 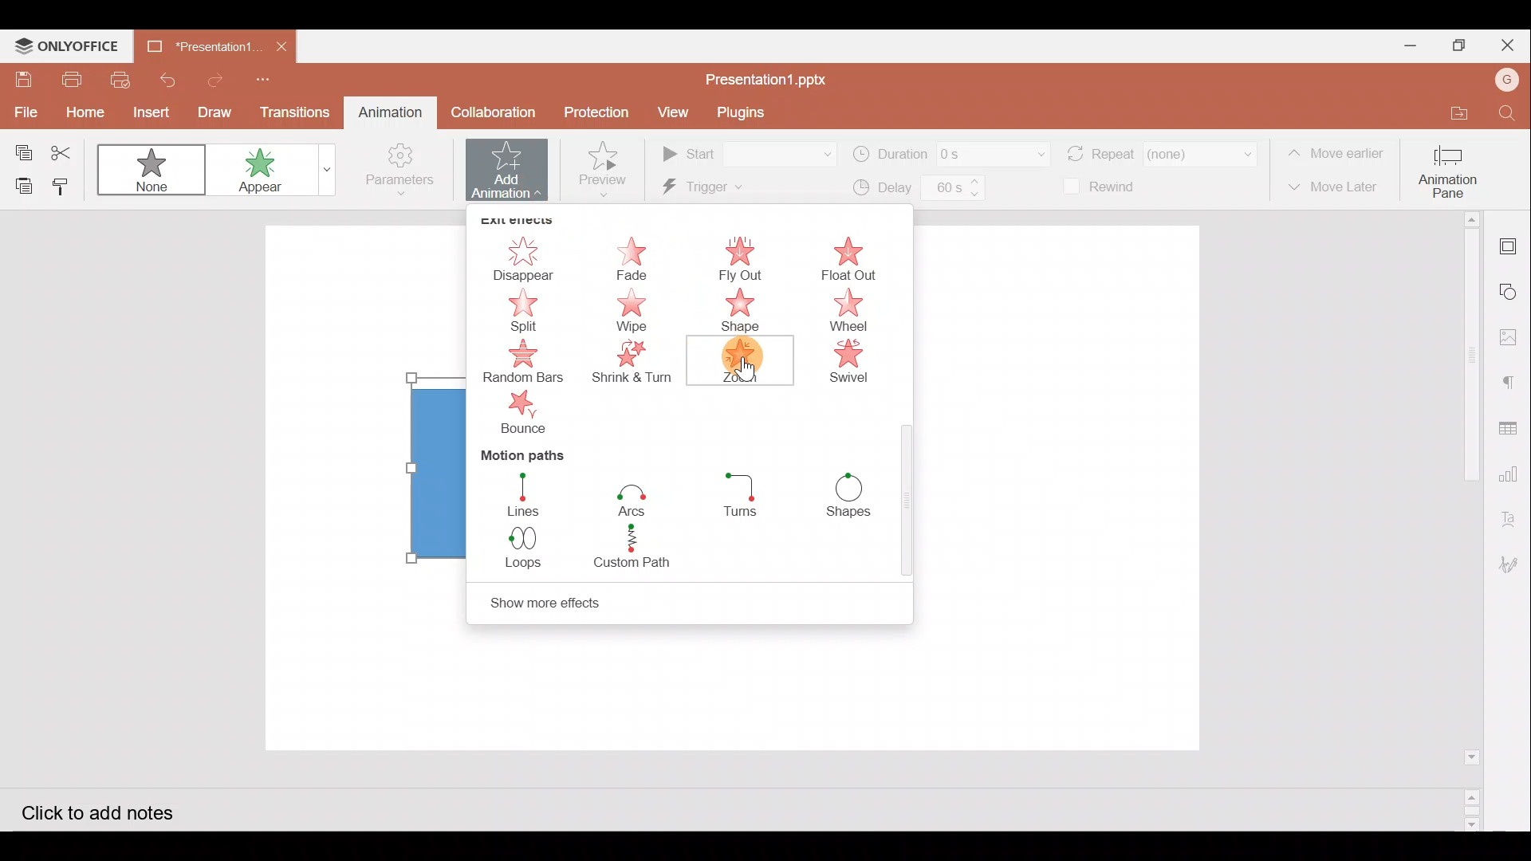 I want to click on Lines, so click(x=520, y=493).